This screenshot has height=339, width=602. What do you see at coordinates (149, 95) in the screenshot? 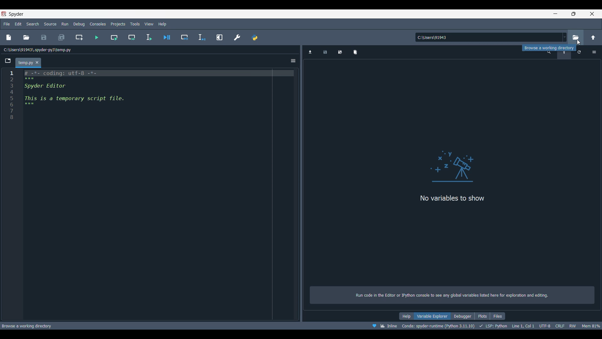
I see `Current code` at bounding box center [149, 95].